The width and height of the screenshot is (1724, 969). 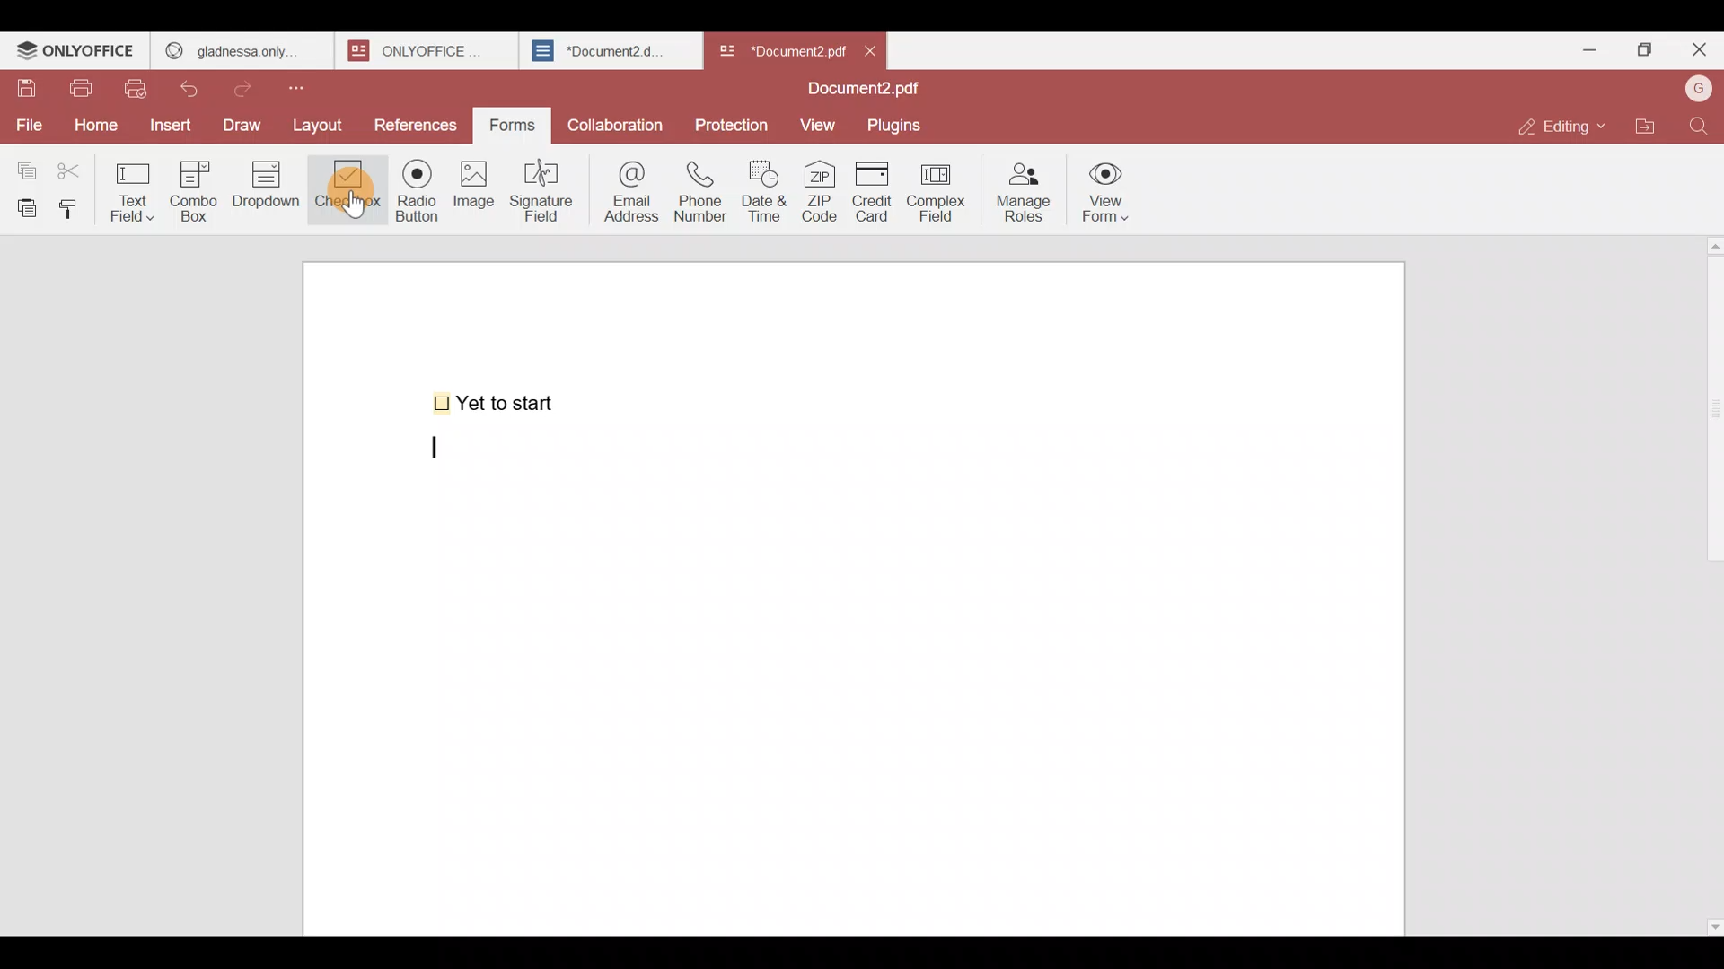 What do you see at coordinates (902, 126) in the screenshot?
I see `Plugins` at bounding box center [902, 126].